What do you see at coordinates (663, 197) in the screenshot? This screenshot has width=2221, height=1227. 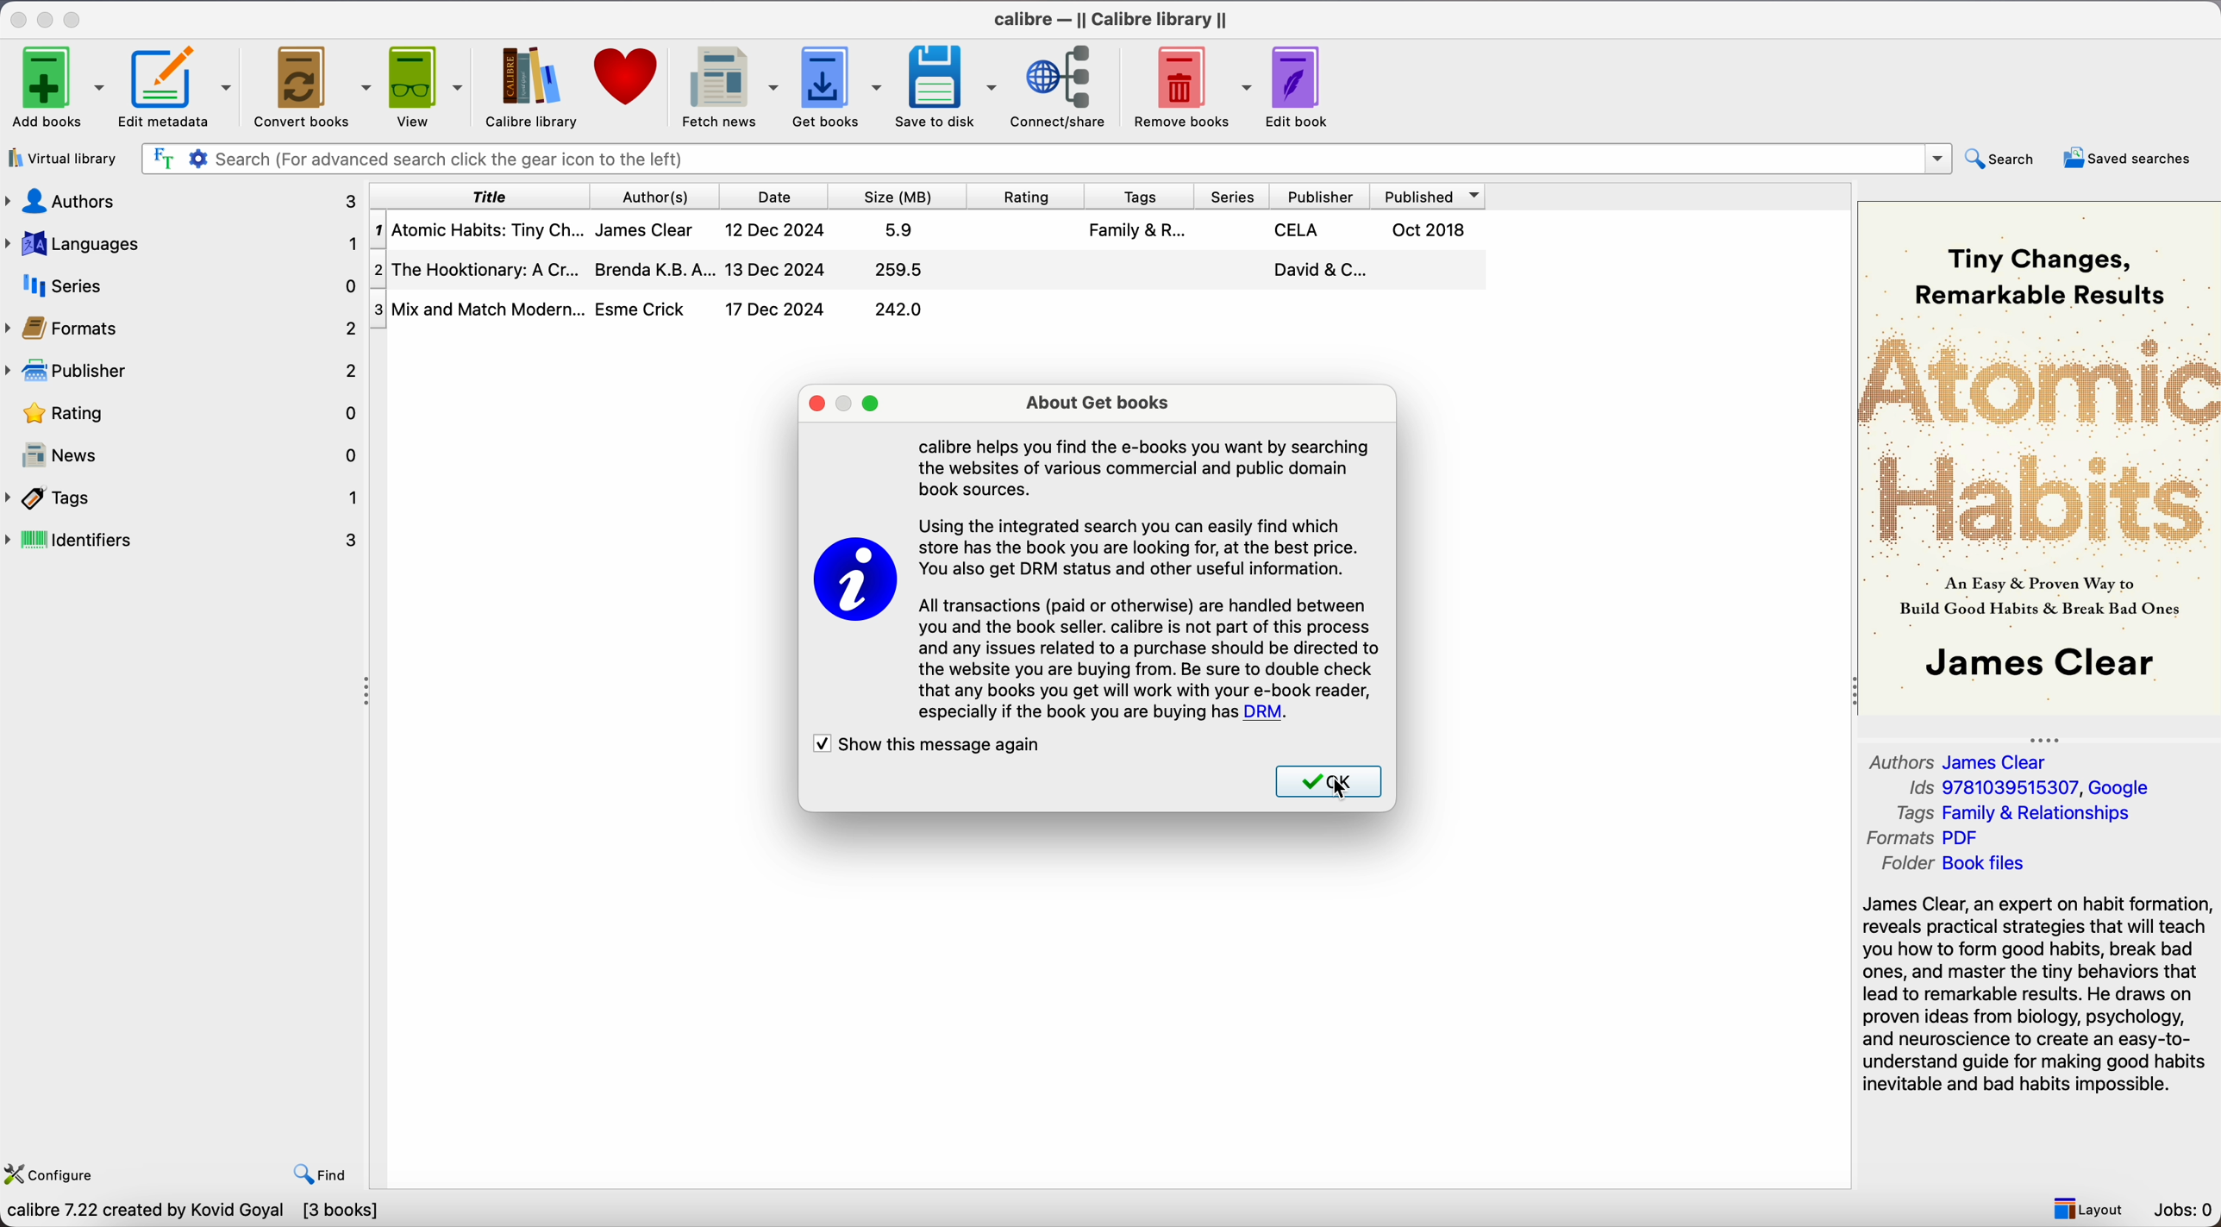 I see `authors` at bounding box center [663, 197].